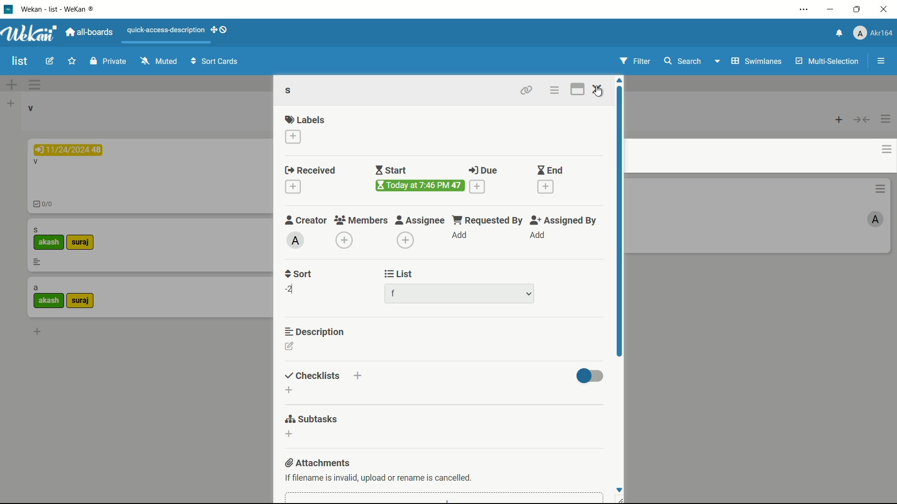 The image size is (897, 504). What do you see at coordinates (545, 186) in the screenshot?
I see `add end date` at bounding box center [545, 186].